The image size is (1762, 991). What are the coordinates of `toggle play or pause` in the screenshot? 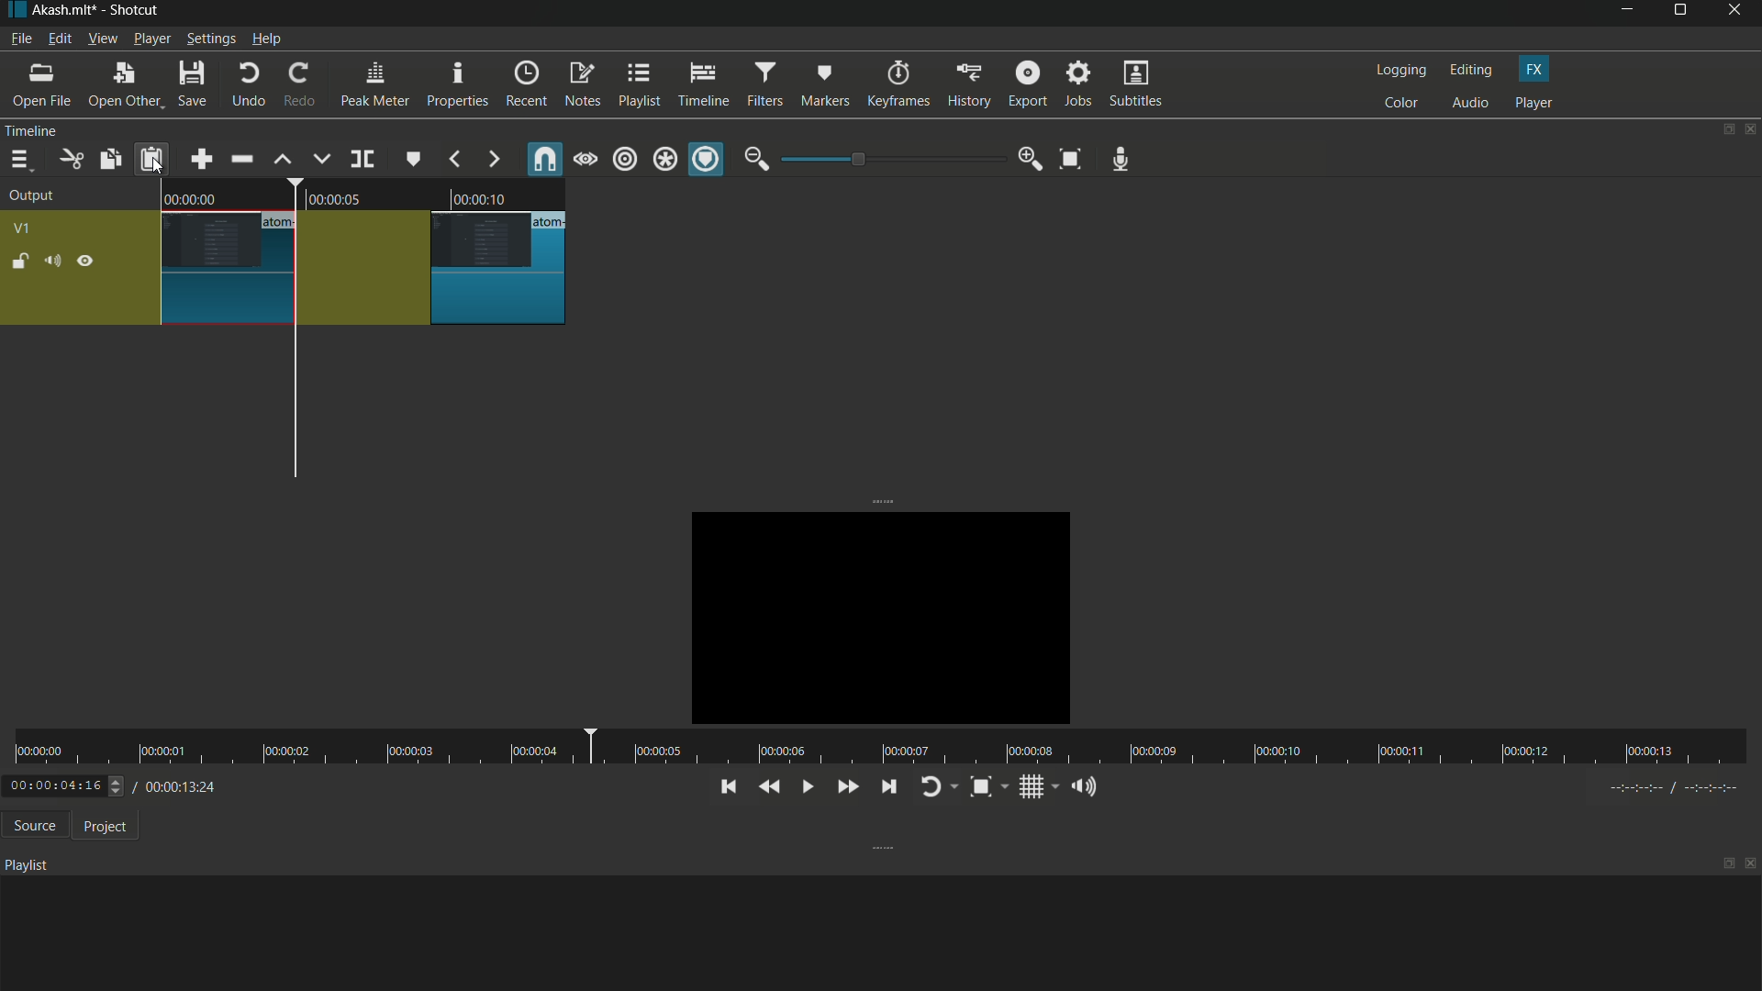 It's located at (805, 786).